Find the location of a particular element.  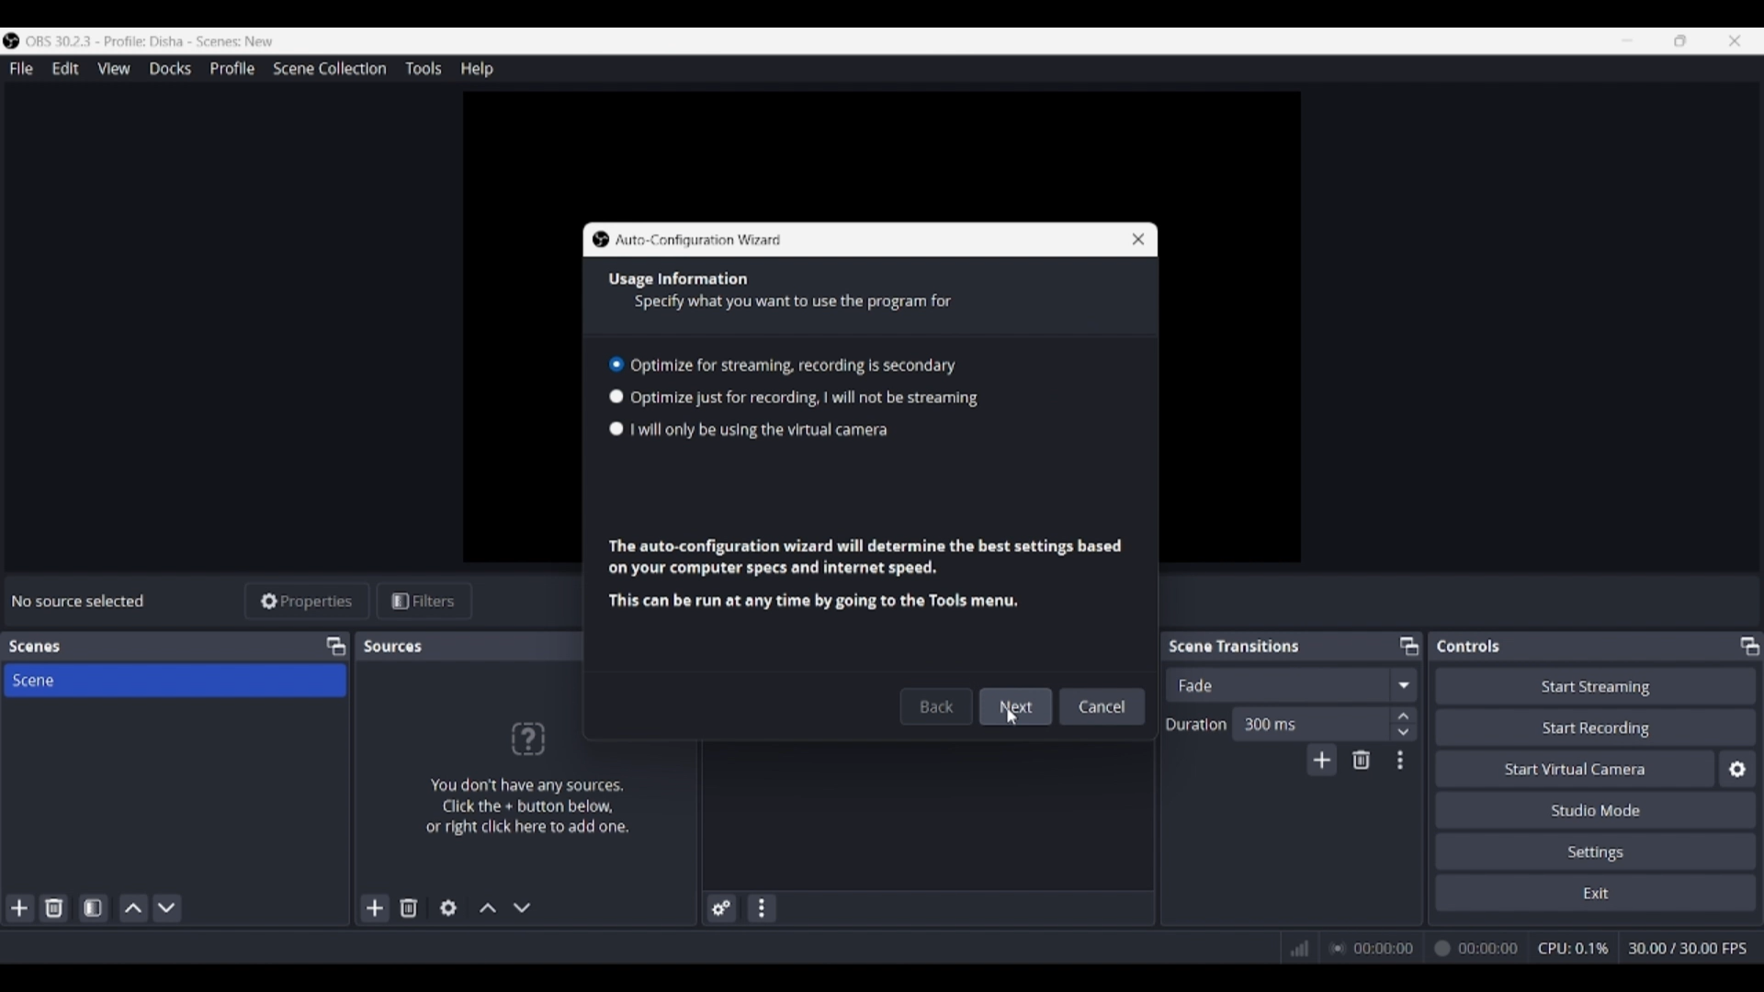

Start virtual camera is located at coordinates (1575, 768).